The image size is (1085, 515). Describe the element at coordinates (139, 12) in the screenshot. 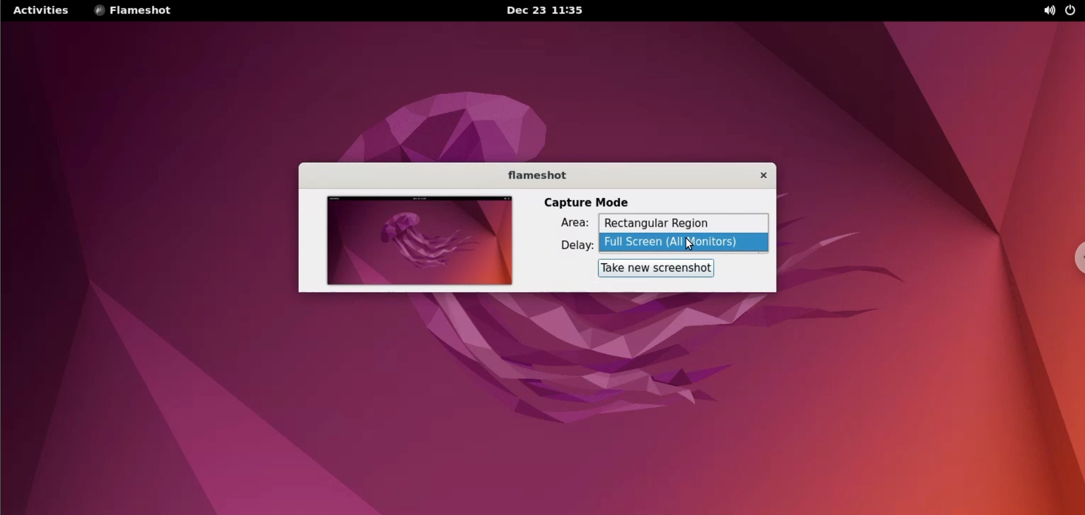

I see `flameshot options` at that location.